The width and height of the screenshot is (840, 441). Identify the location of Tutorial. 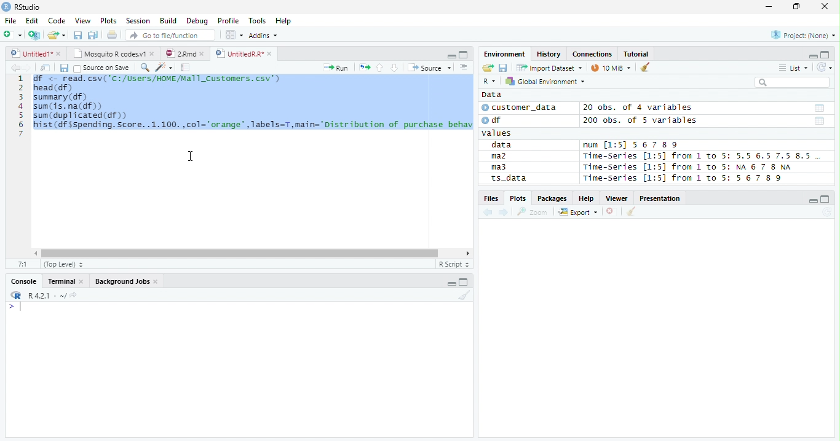
(636, 53).